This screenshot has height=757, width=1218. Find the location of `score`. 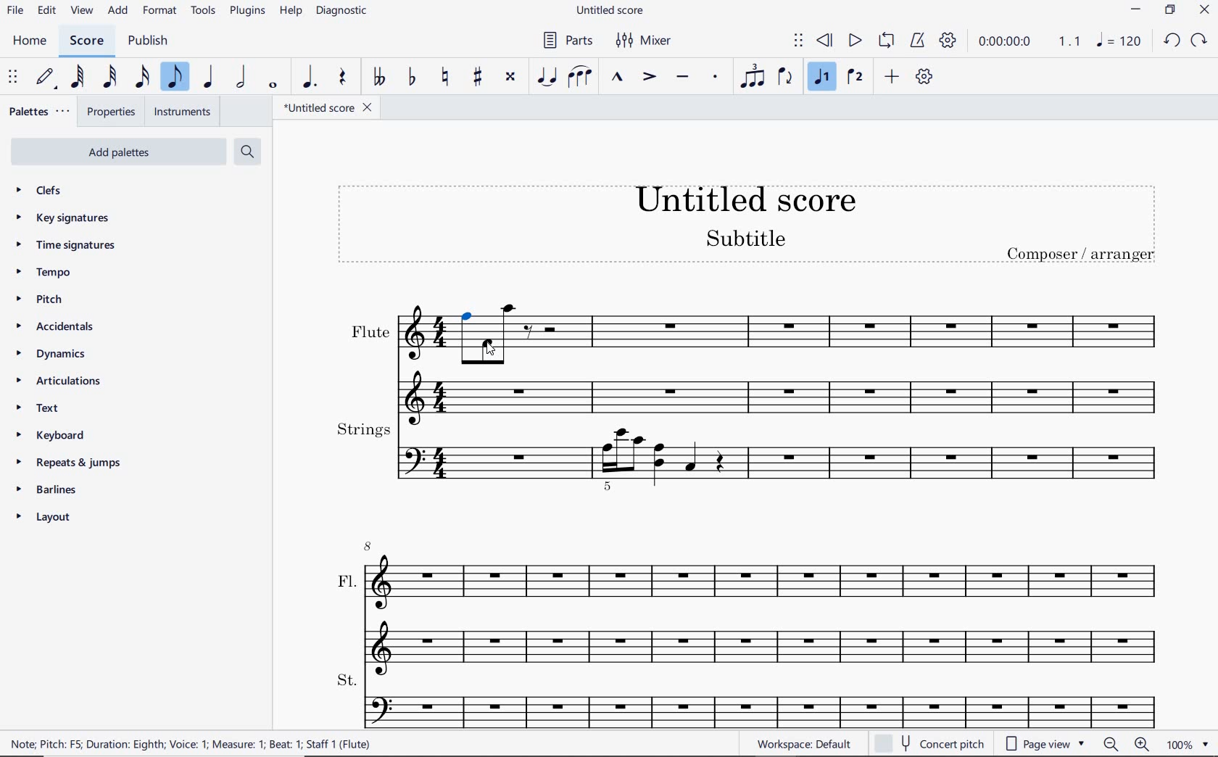

score is located at coordinates (85, 41).